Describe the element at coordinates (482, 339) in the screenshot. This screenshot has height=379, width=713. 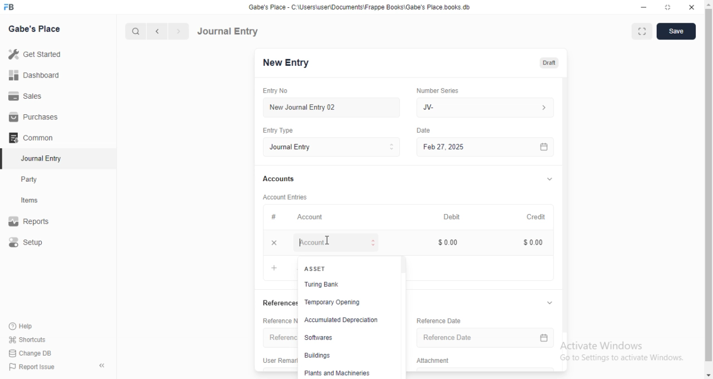
I see `Reference Date.` at that location.